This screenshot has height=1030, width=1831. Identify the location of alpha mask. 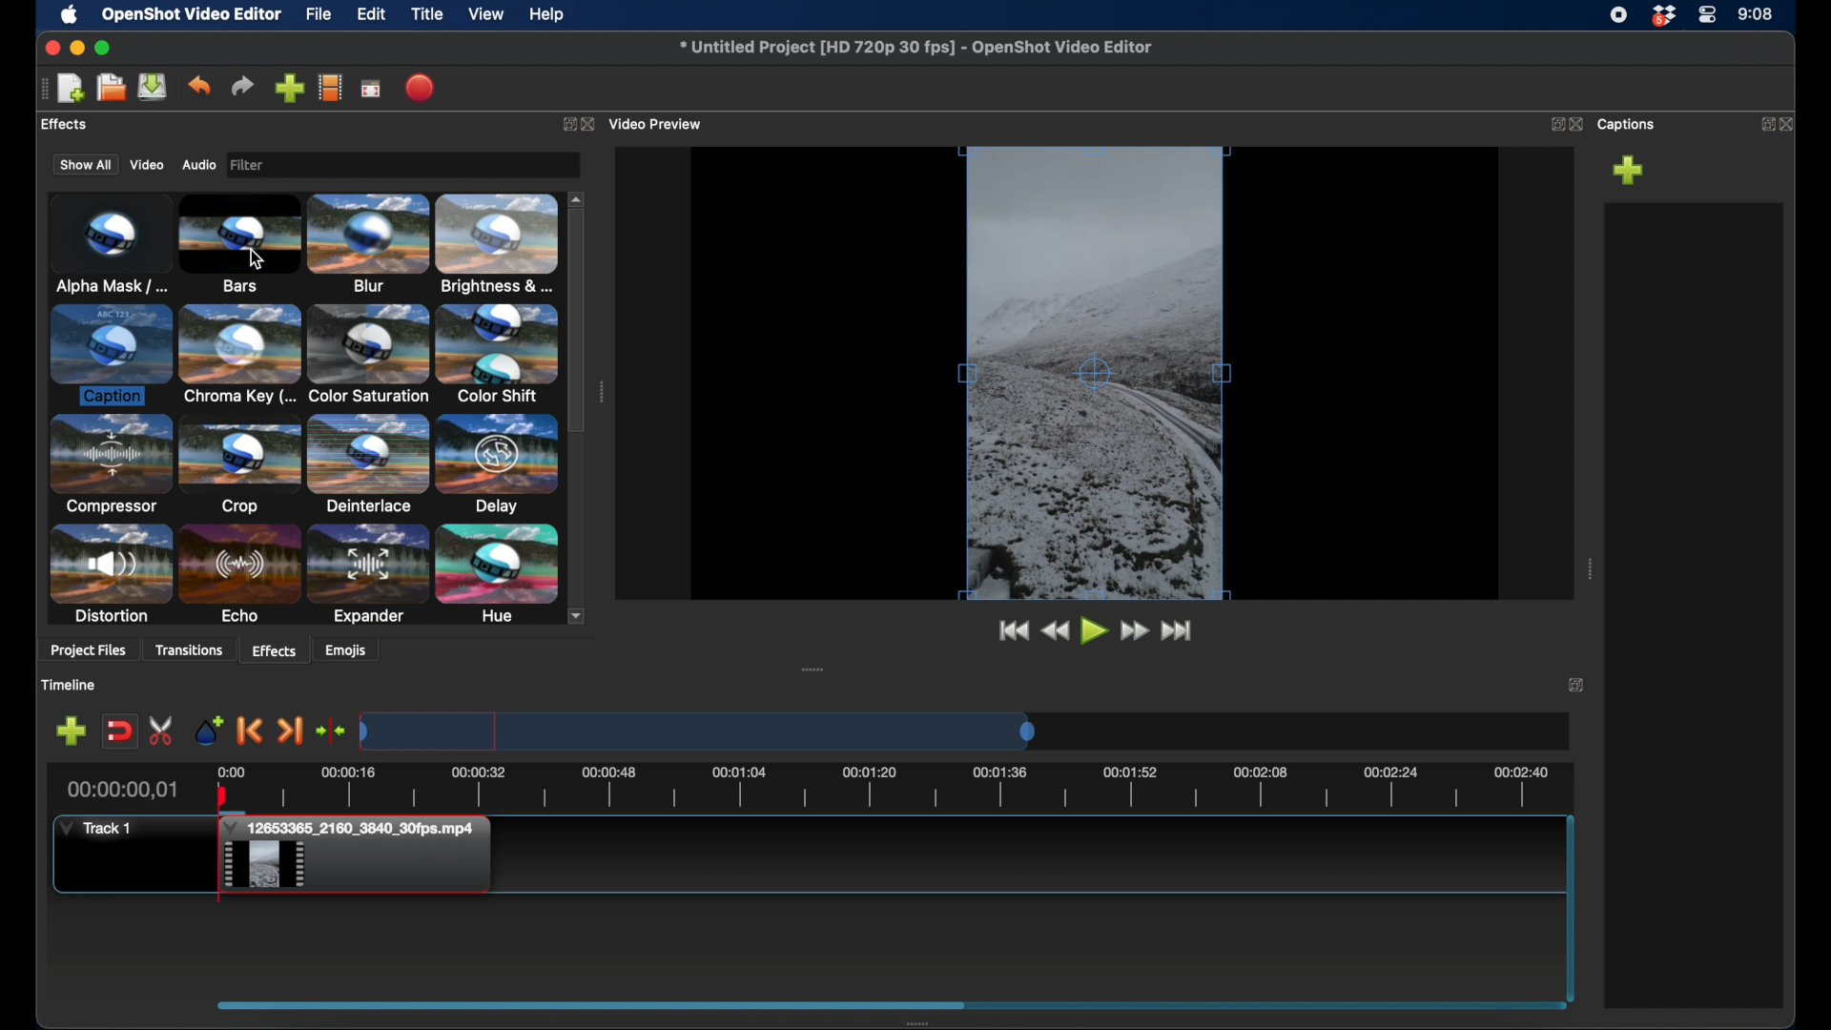
(108, 241).